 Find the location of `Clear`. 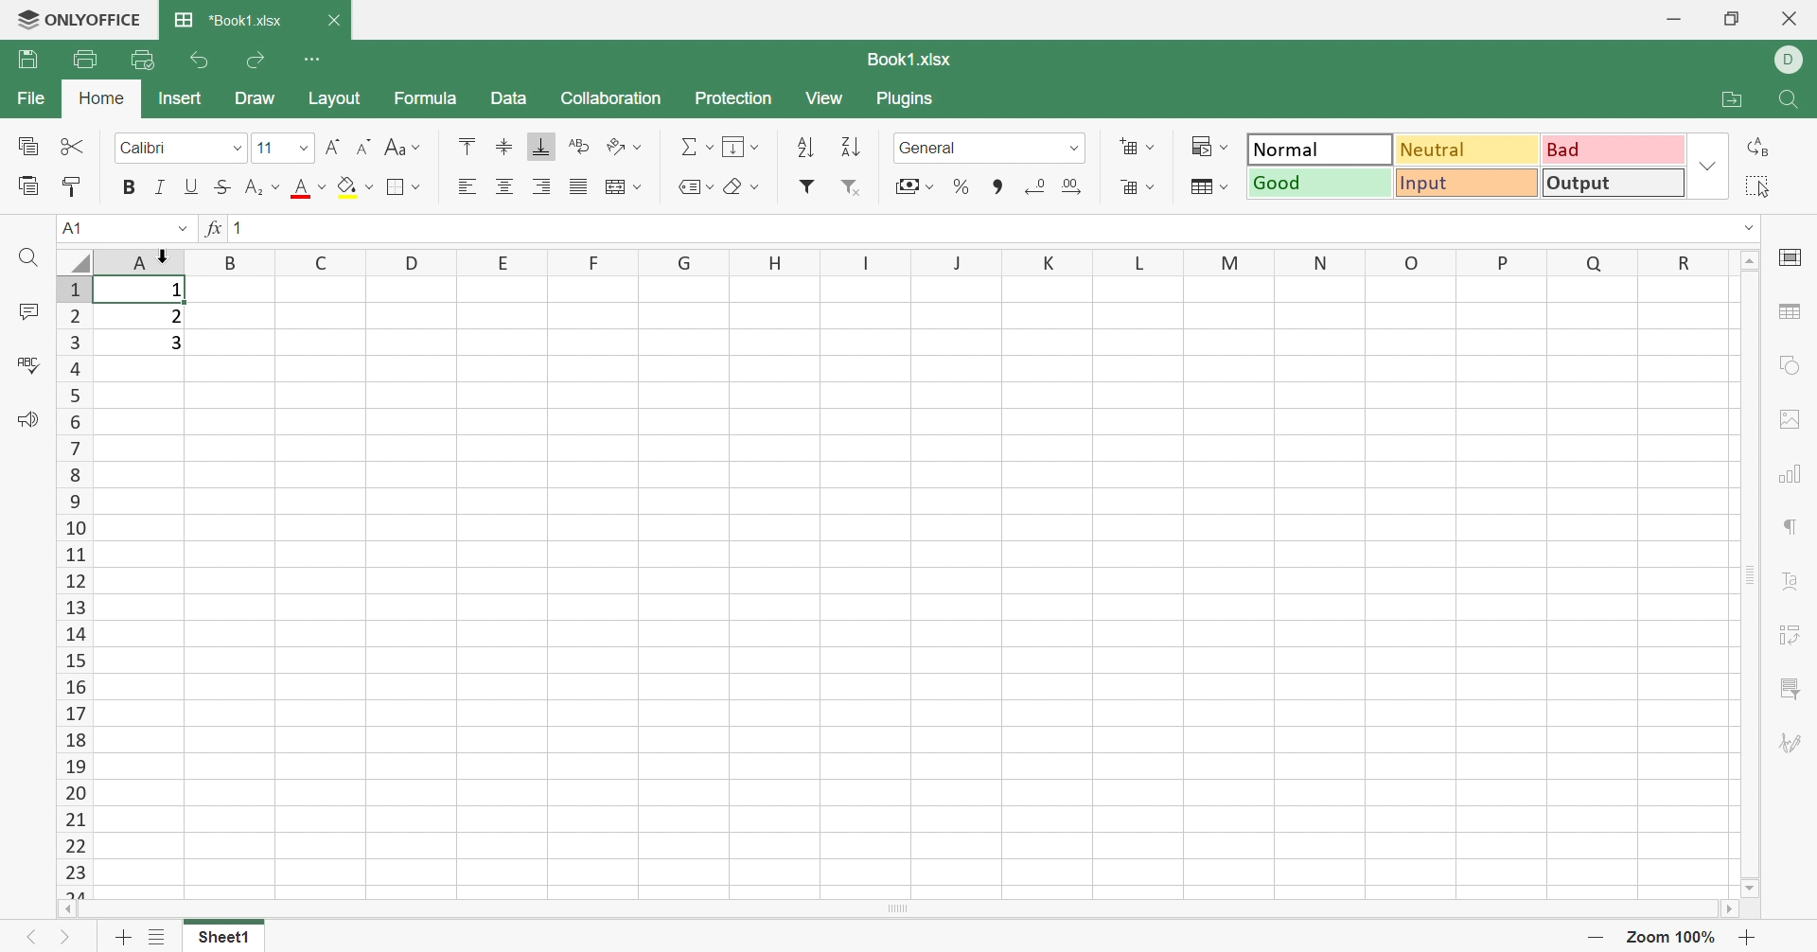

Clear is located at coordinates (739, 187).